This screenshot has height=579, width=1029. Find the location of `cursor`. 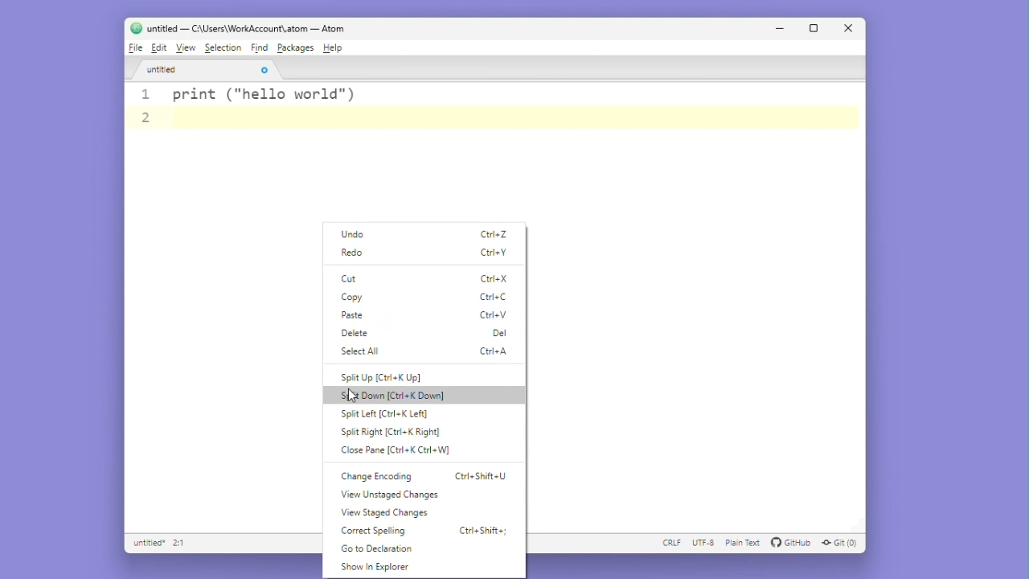

cursor is located at coordinates (351, 397).